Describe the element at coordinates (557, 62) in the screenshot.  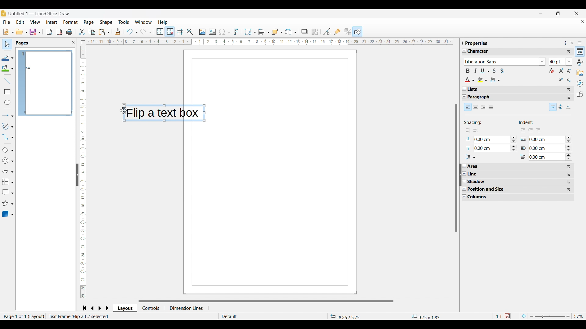
I see `Type in character sizes` at that location.